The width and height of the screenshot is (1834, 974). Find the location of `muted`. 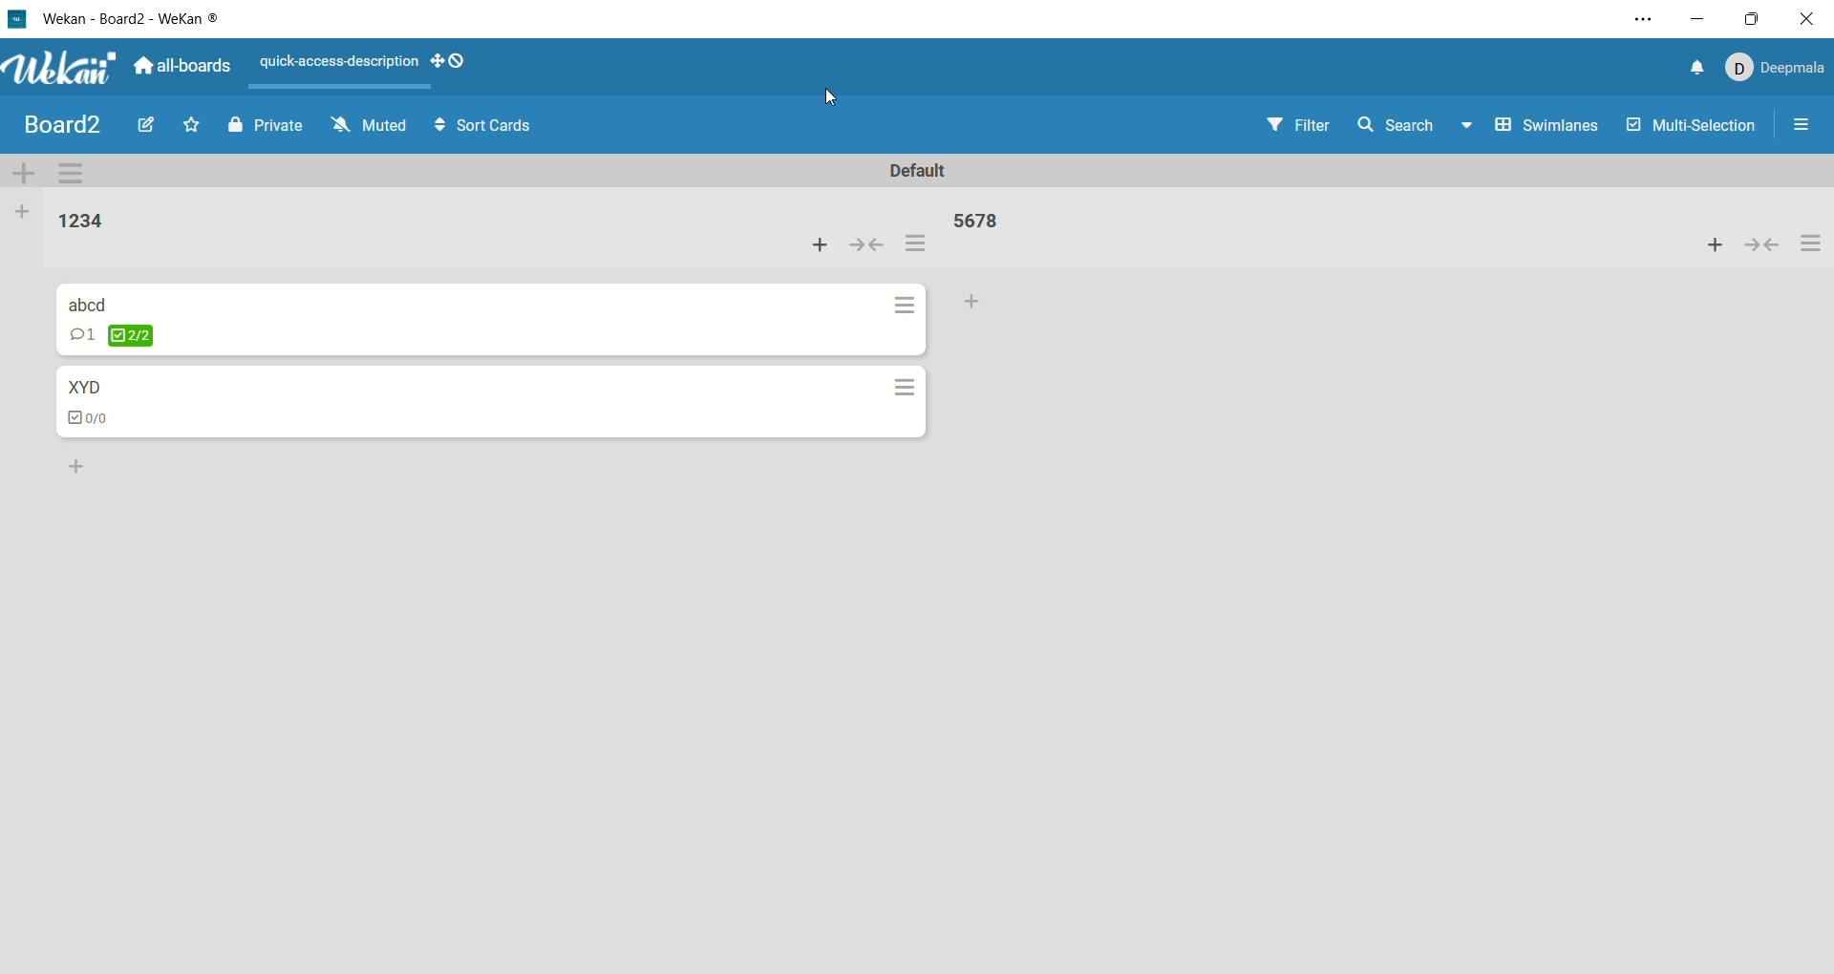

muted is located at coordinates (360, 126).